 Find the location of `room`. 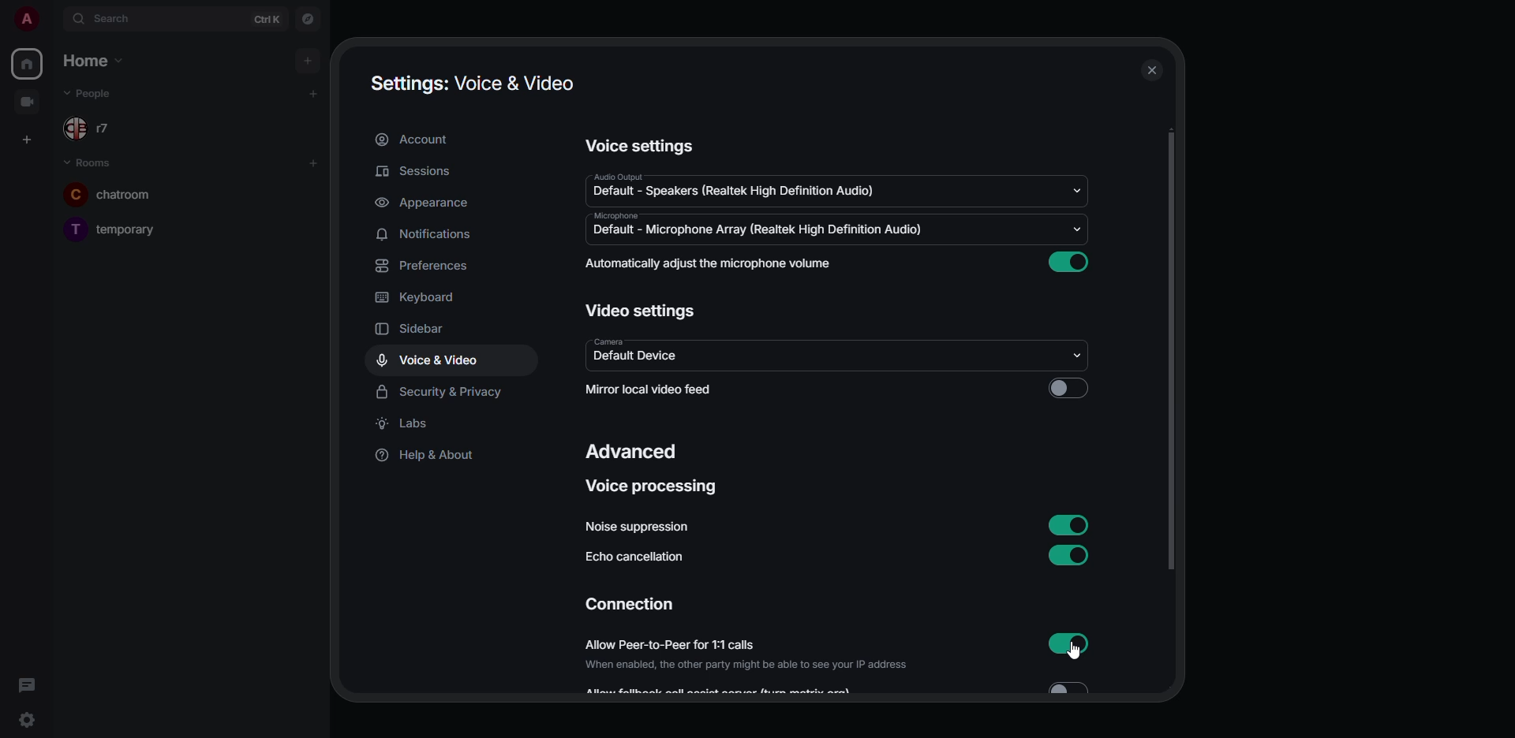

room is located at coordinates (121, 192).